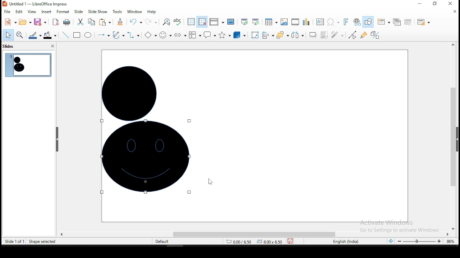 The width and height of the screenshot is (460, 258). What do you see at coordinates (306, 21) in the screenshot?
I see `insert chart` at bounding box center [306, 21].